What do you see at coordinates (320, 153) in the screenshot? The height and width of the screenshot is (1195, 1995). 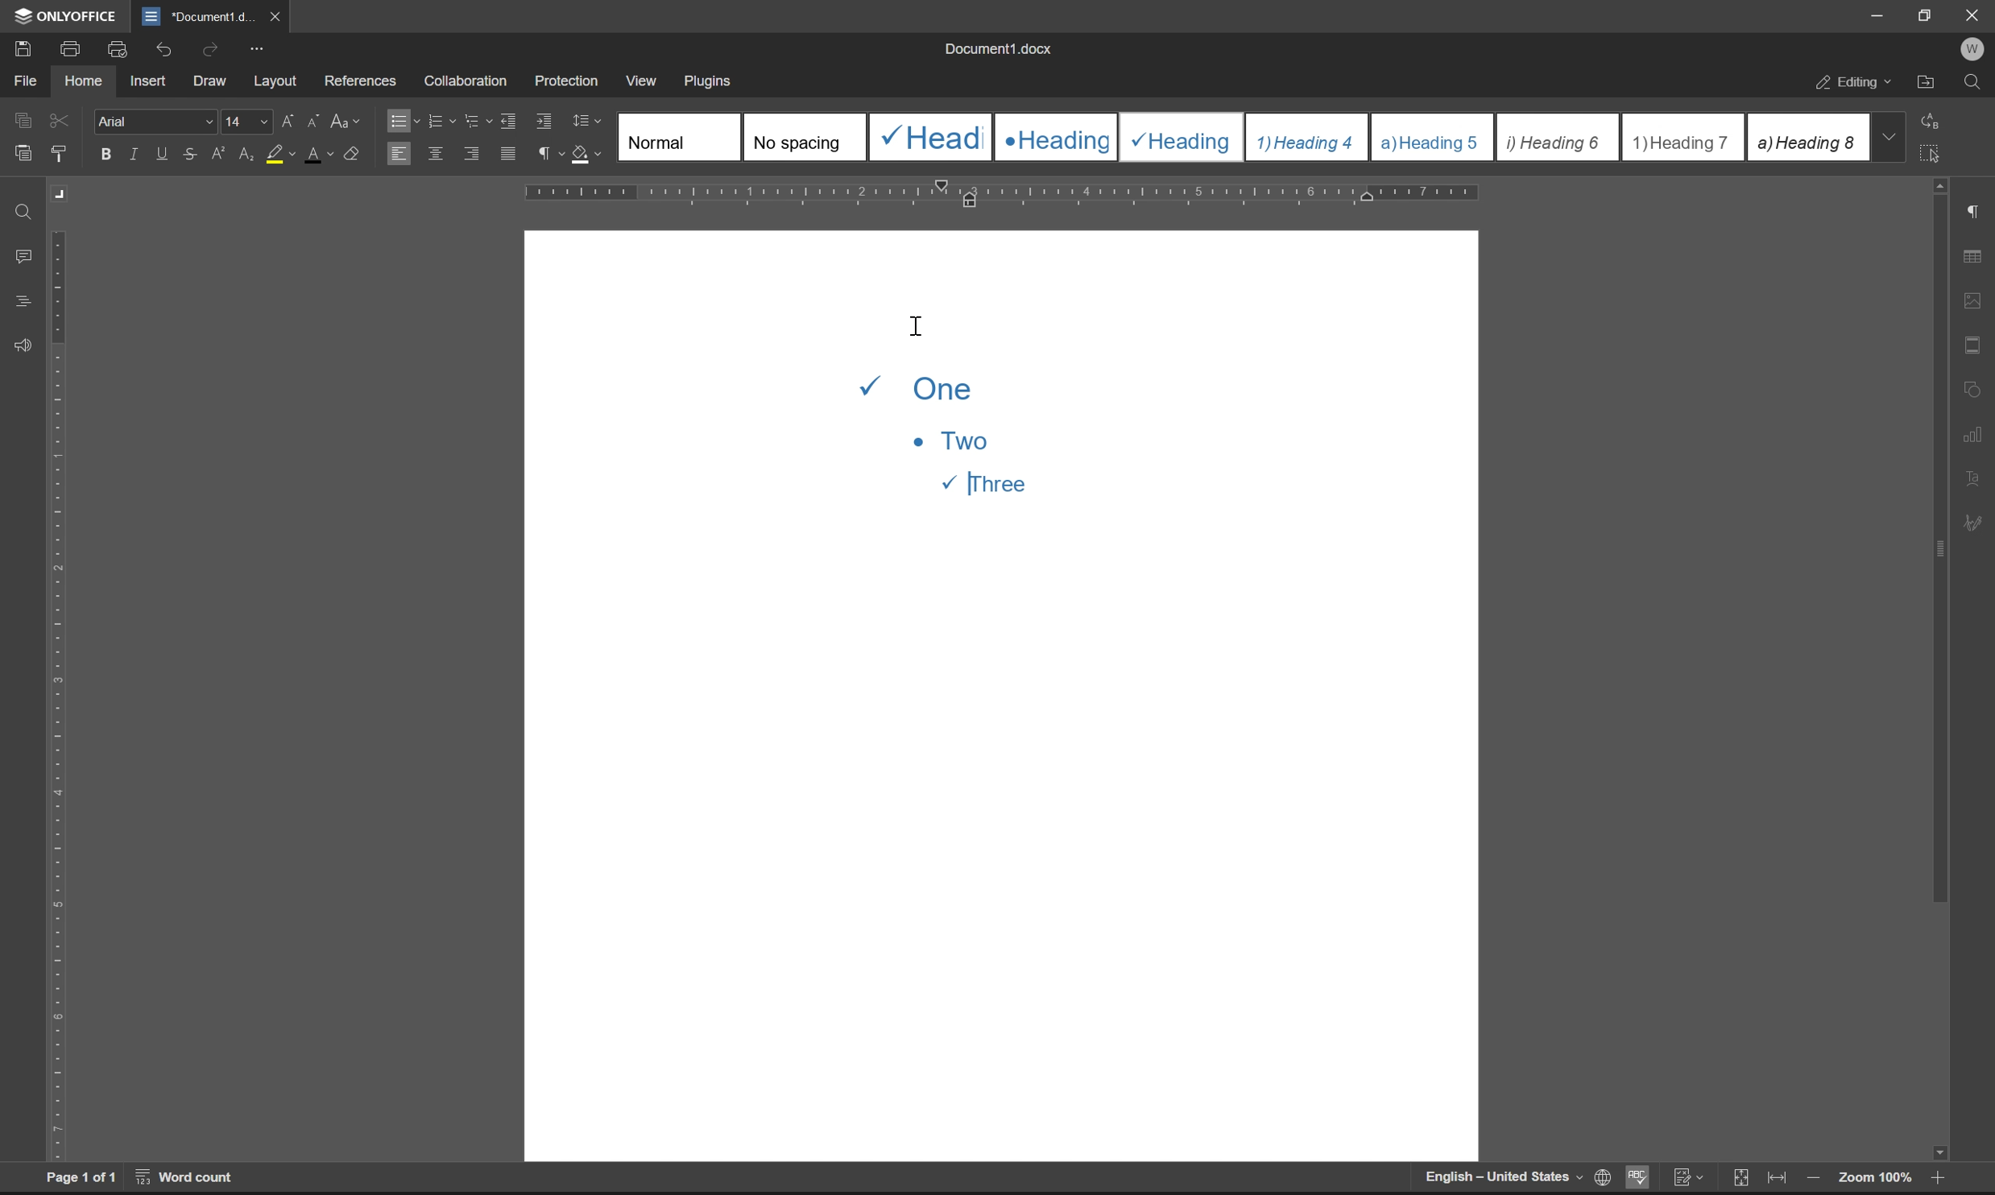 I see `font color` at bounding box center [320, 153].